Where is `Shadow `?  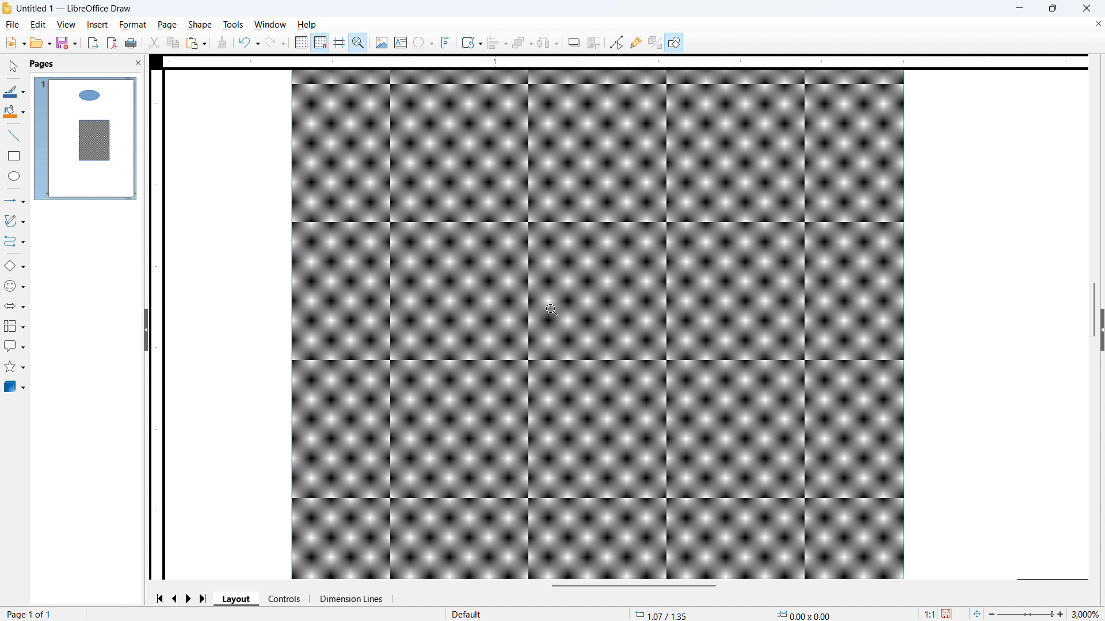
Shadow  is located at coordinates (574, 42).